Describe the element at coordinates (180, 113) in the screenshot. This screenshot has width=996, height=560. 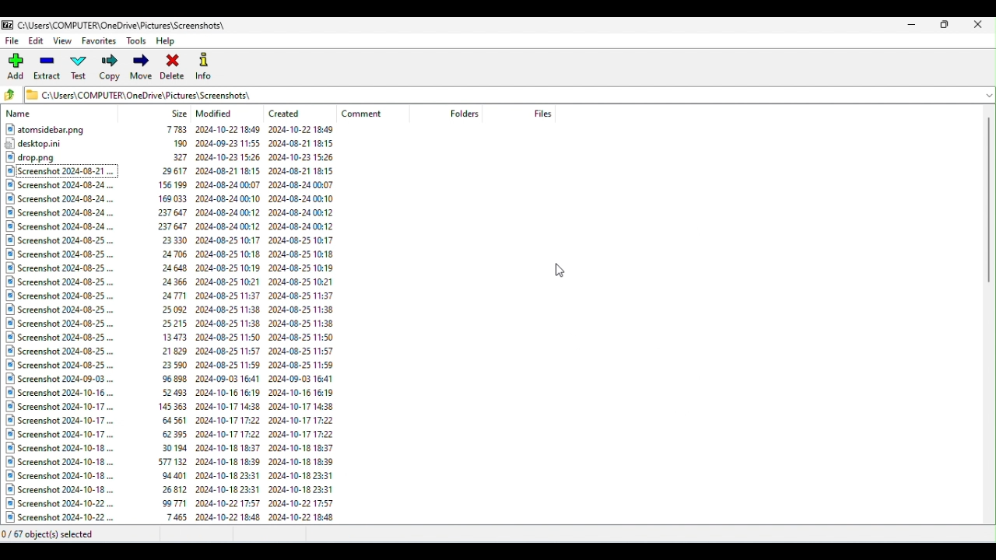
I see `Size` at that location.